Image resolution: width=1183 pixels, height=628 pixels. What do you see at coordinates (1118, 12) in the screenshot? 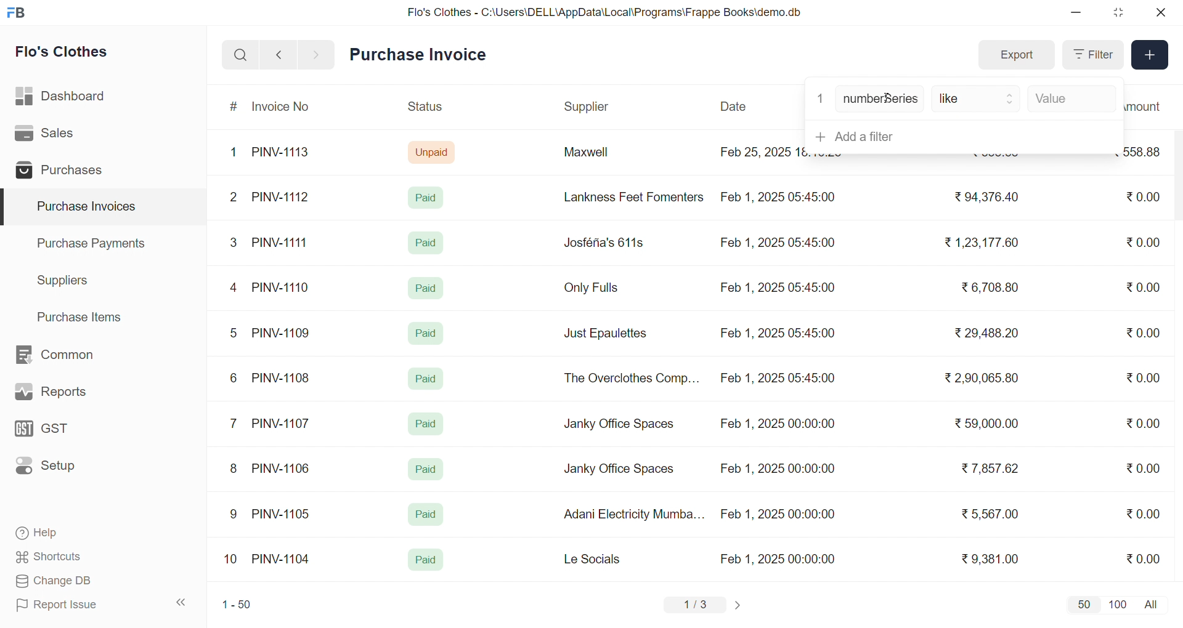
I see `resize` at bounding box center [1118, 12].